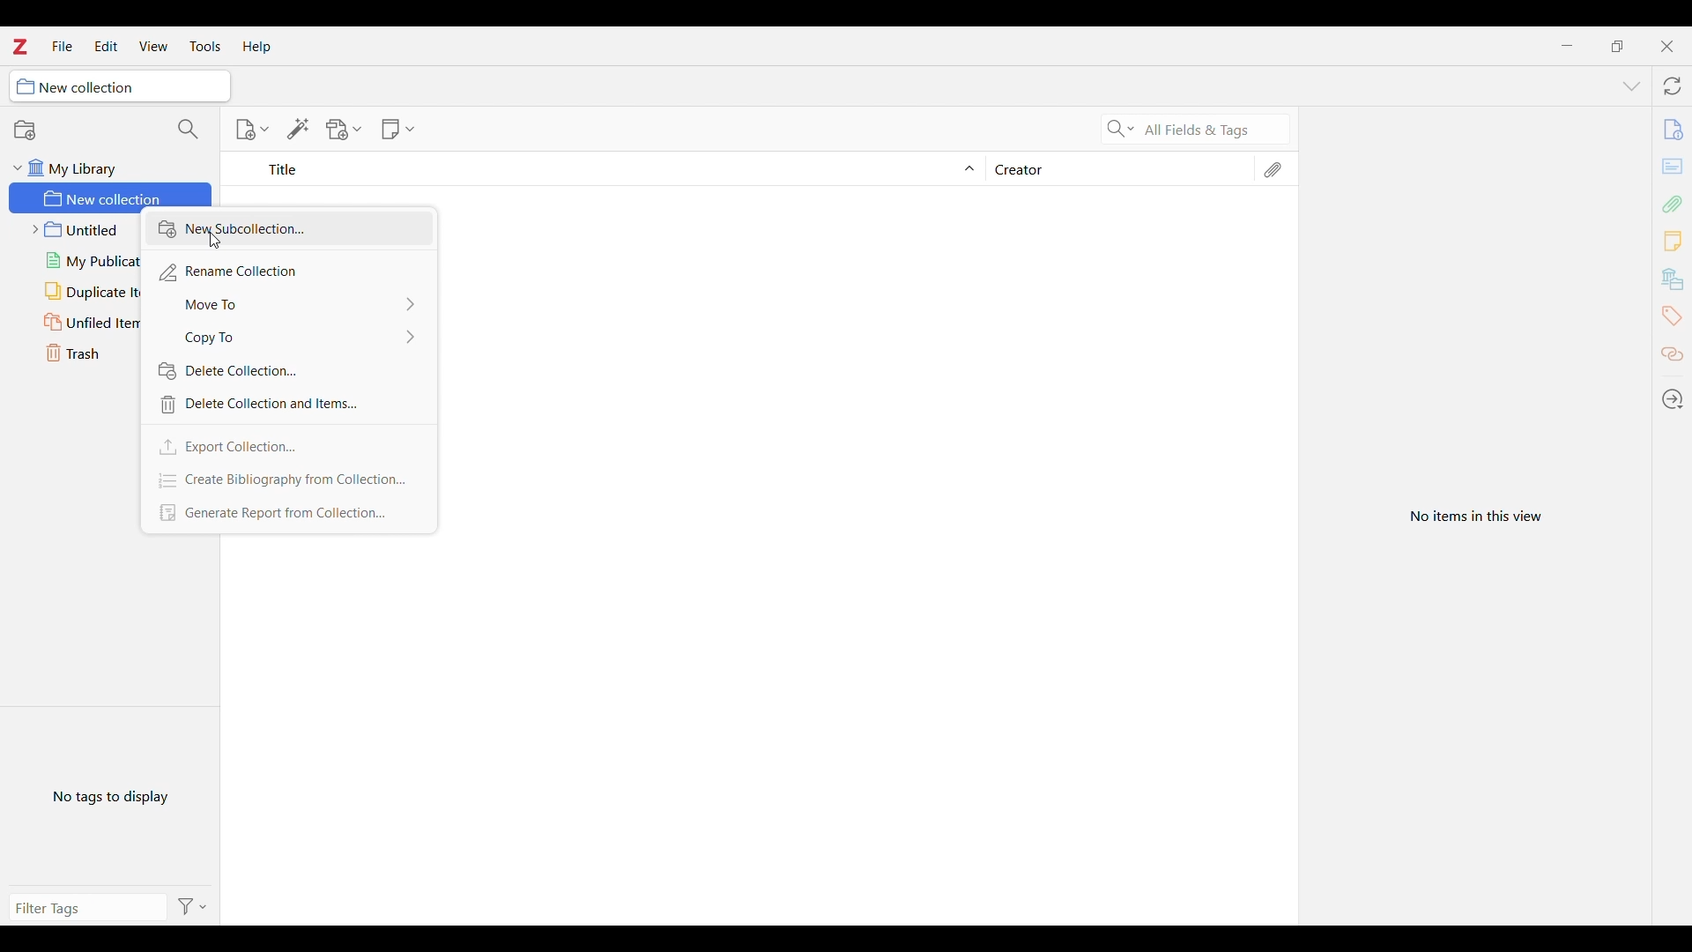 Image resolution: width=1692 pixels, height=952 pixels. What do you see at coordinates (77, 321) in the screenshot?
I see `Unfiled items folder` at bounding box center [77, 321].